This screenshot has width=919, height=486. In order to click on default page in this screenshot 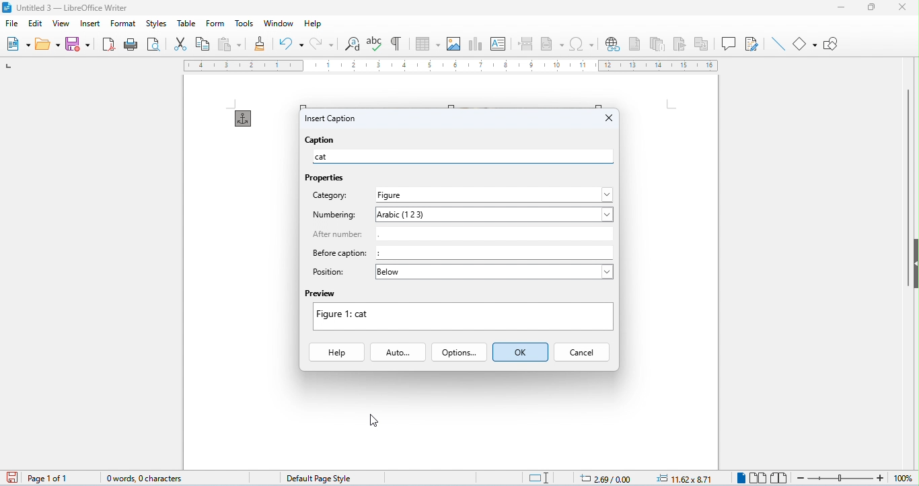, I will do `click(318, 477)`.